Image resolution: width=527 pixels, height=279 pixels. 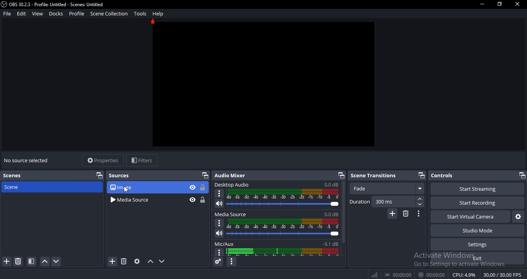 What do you see at coordinates (474, 203) in the screenshot?
I see `start recording` at bounding box center [474, 203].